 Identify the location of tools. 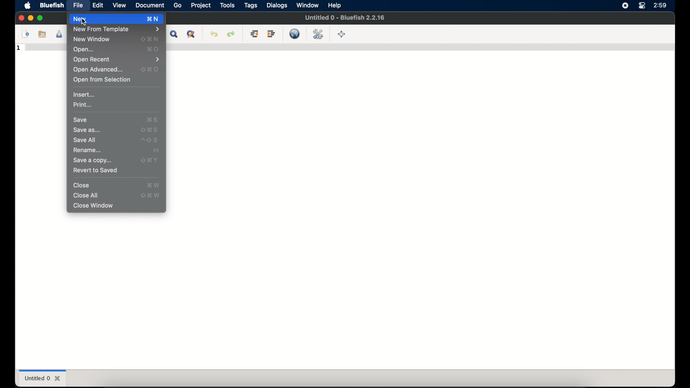
(227, 5).